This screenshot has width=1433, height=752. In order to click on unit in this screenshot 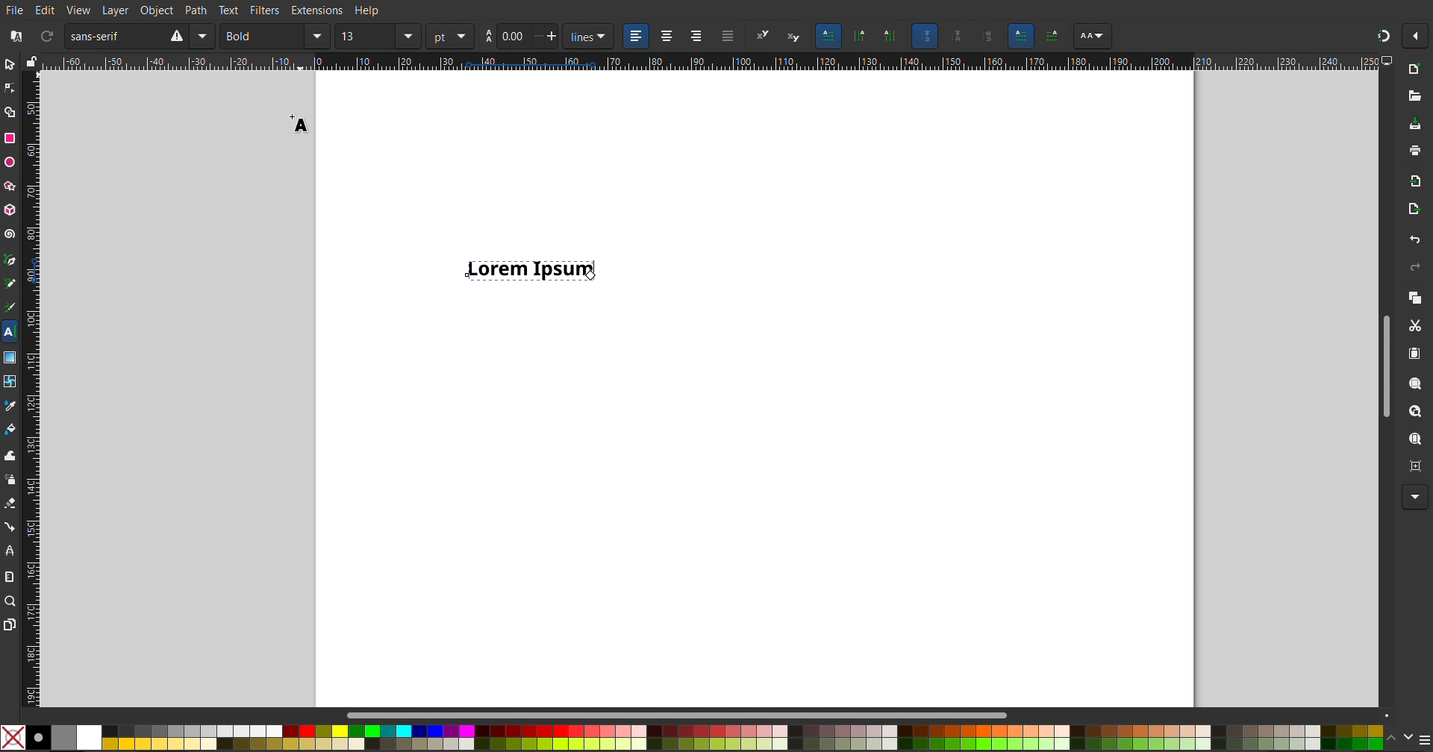, I will do `click(449, 37)`.